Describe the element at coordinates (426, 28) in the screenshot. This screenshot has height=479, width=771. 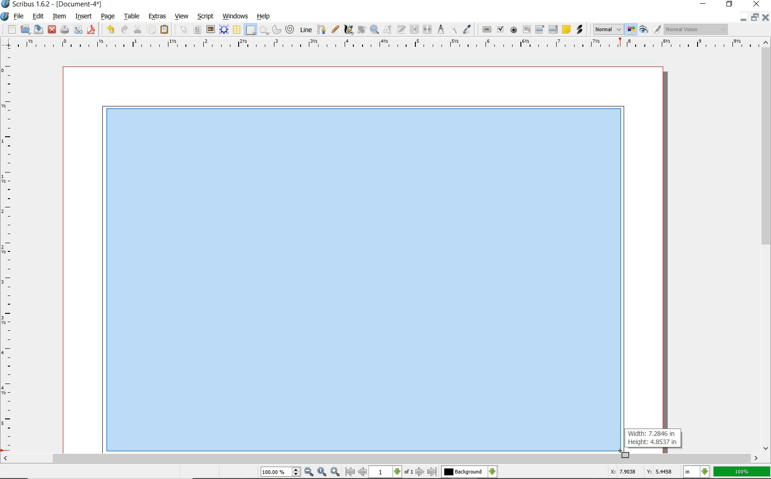
I see `unlink text frames` at that location.